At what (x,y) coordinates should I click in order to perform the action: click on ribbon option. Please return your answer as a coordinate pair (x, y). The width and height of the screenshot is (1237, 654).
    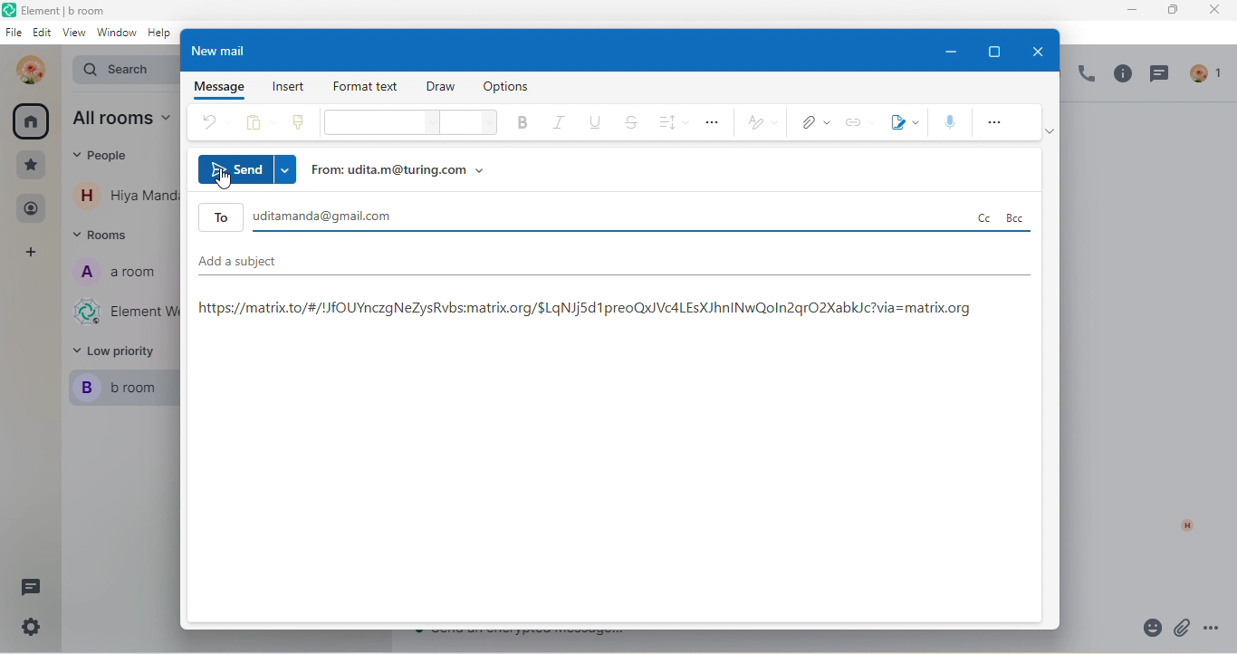
    Looking at the image, I should click on (1052, 137).